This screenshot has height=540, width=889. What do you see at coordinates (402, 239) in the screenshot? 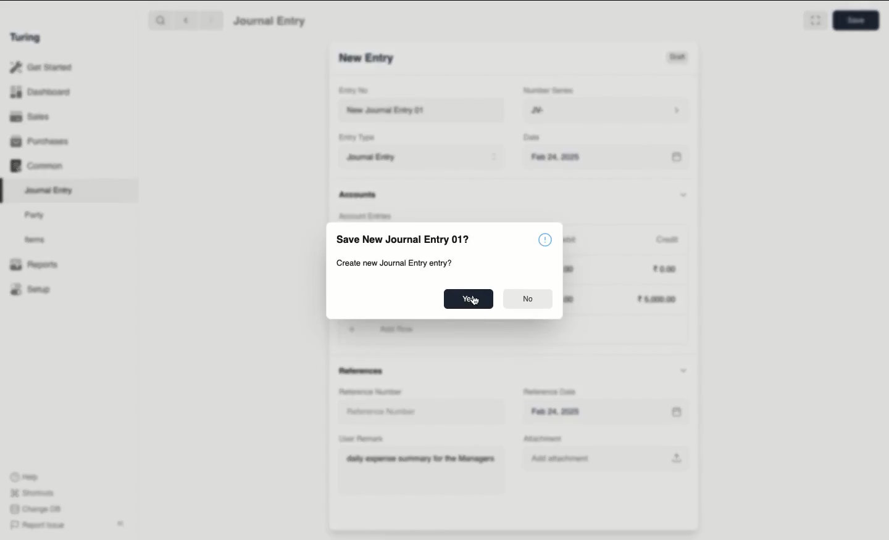
I see `Save New Journal Entry 01?` at bounding box center [402, 239].